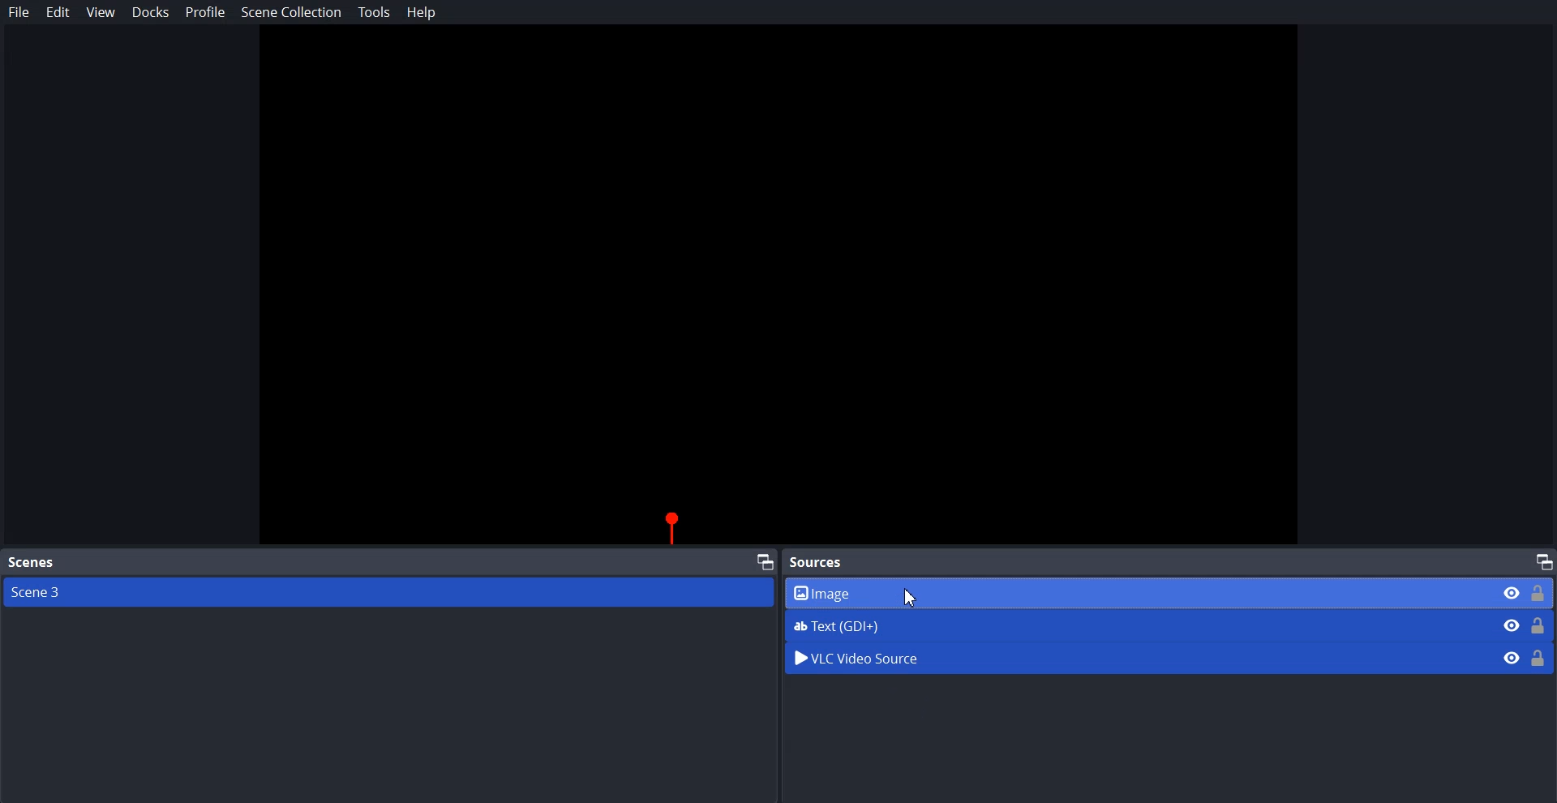  I want to click on Text (GDI+), so click(1170, 625).